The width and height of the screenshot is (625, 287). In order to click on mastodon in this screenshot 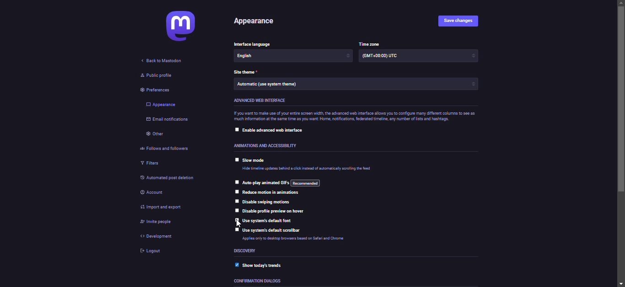, I will do `click(178, 26)`.